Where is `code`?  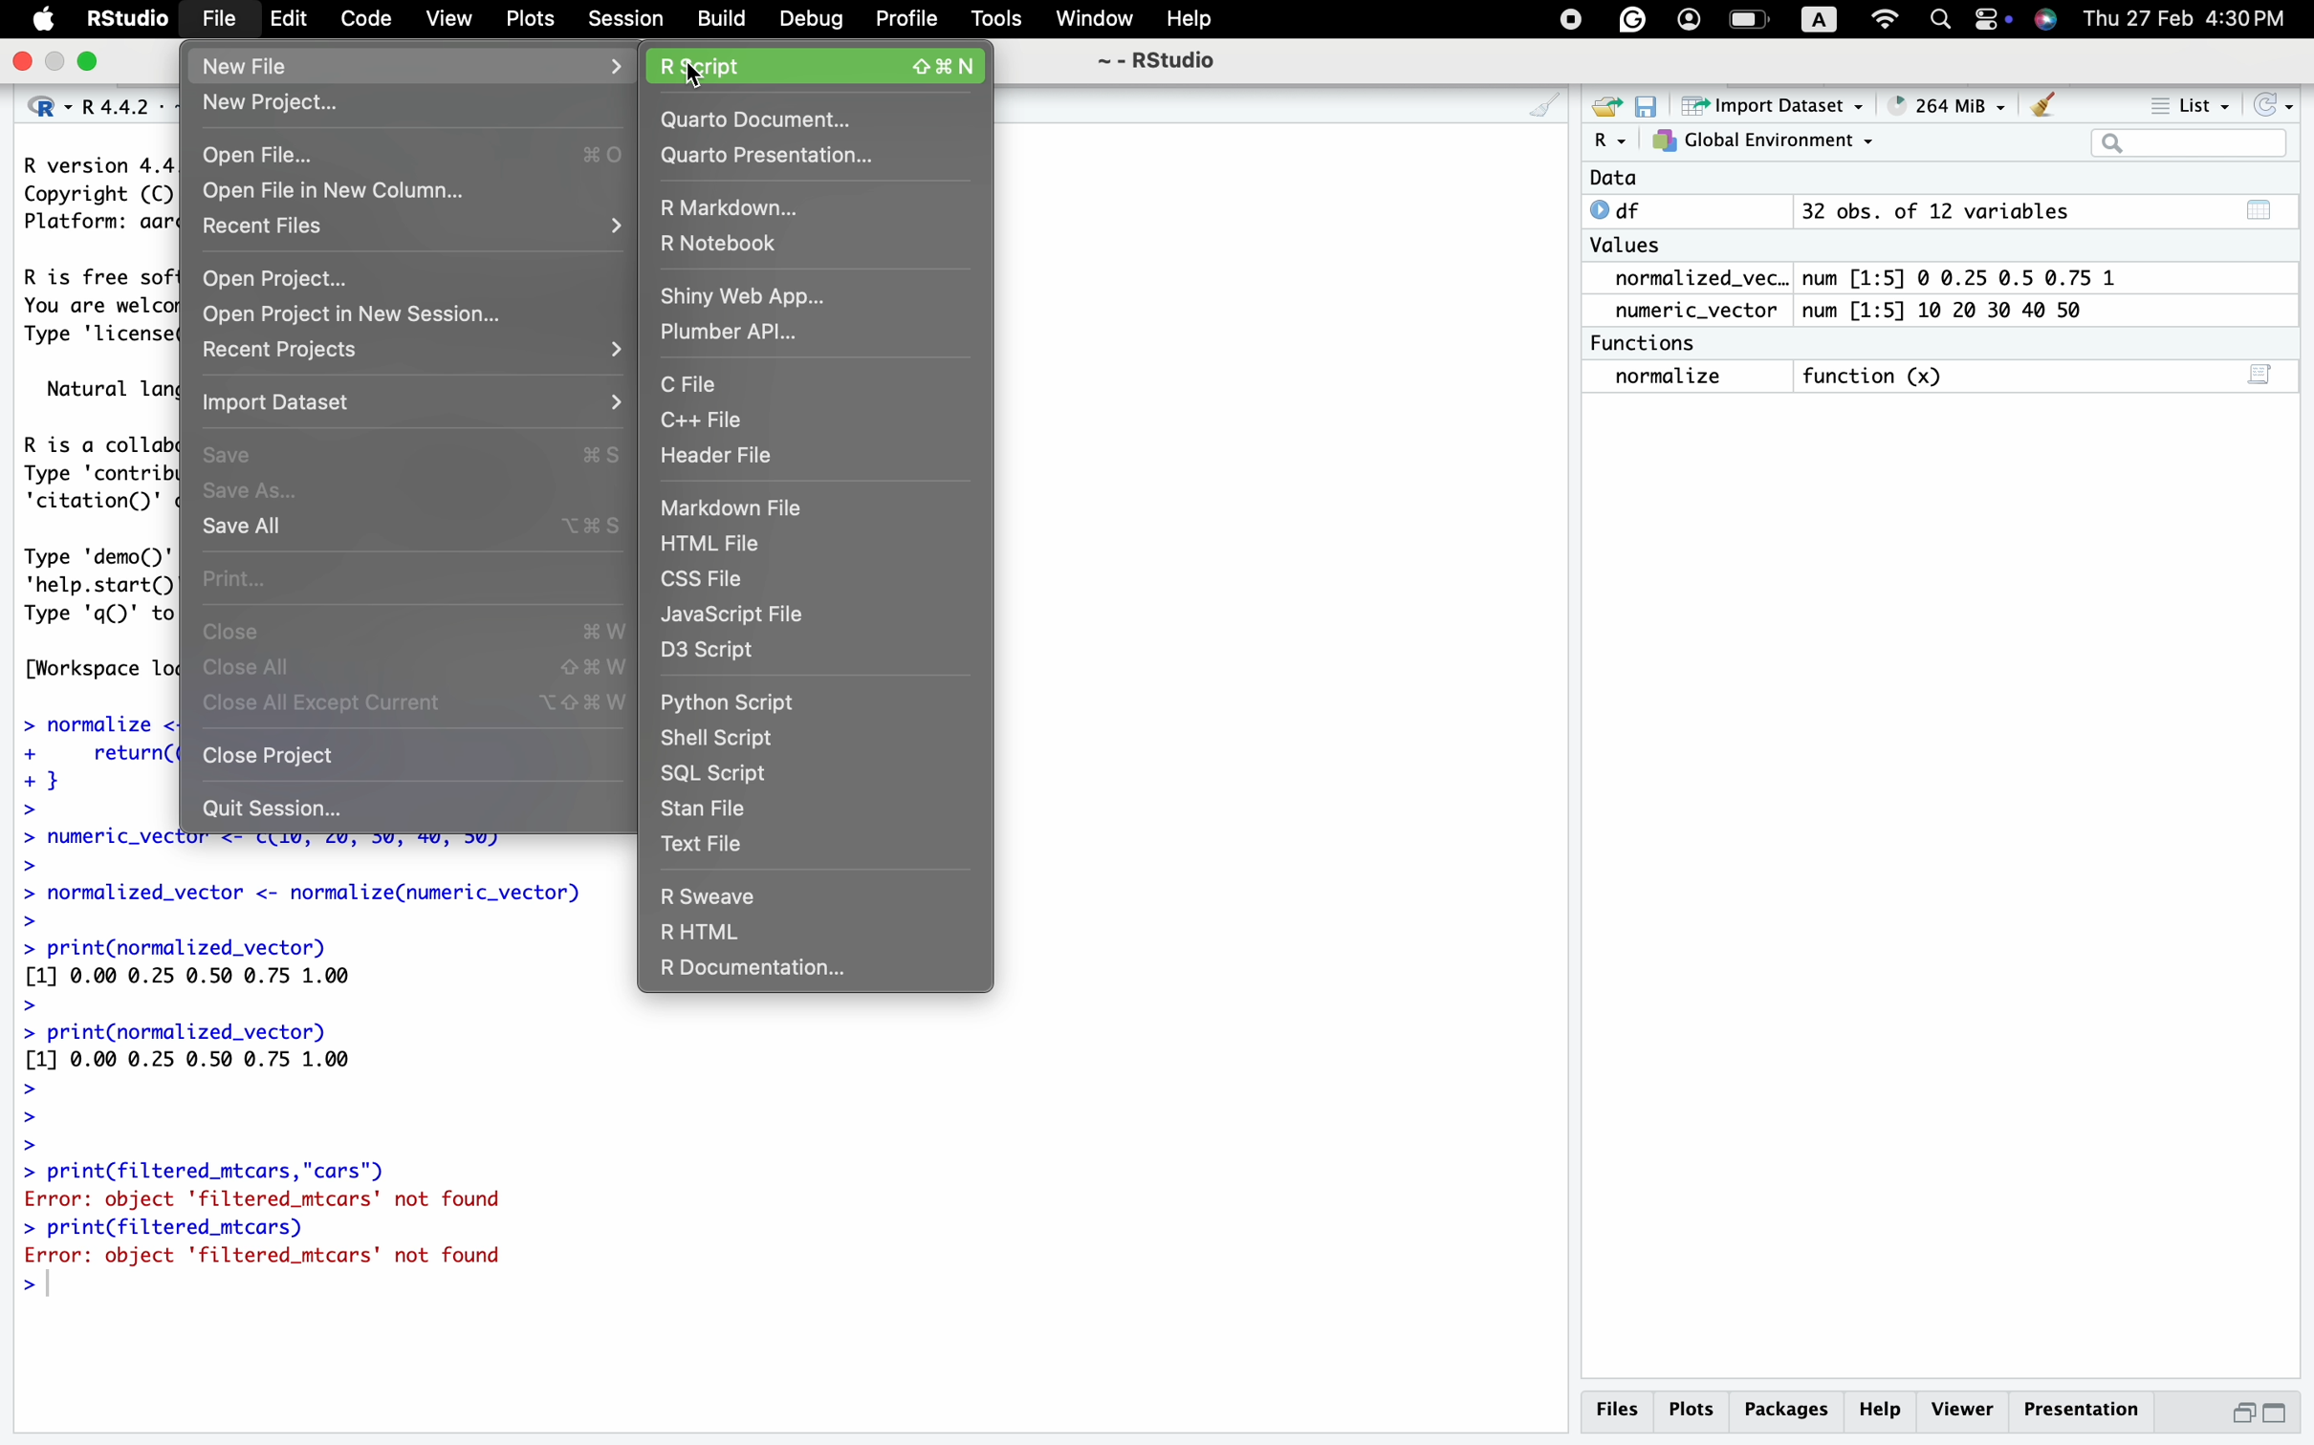
code is located at coordinates (362, 18).